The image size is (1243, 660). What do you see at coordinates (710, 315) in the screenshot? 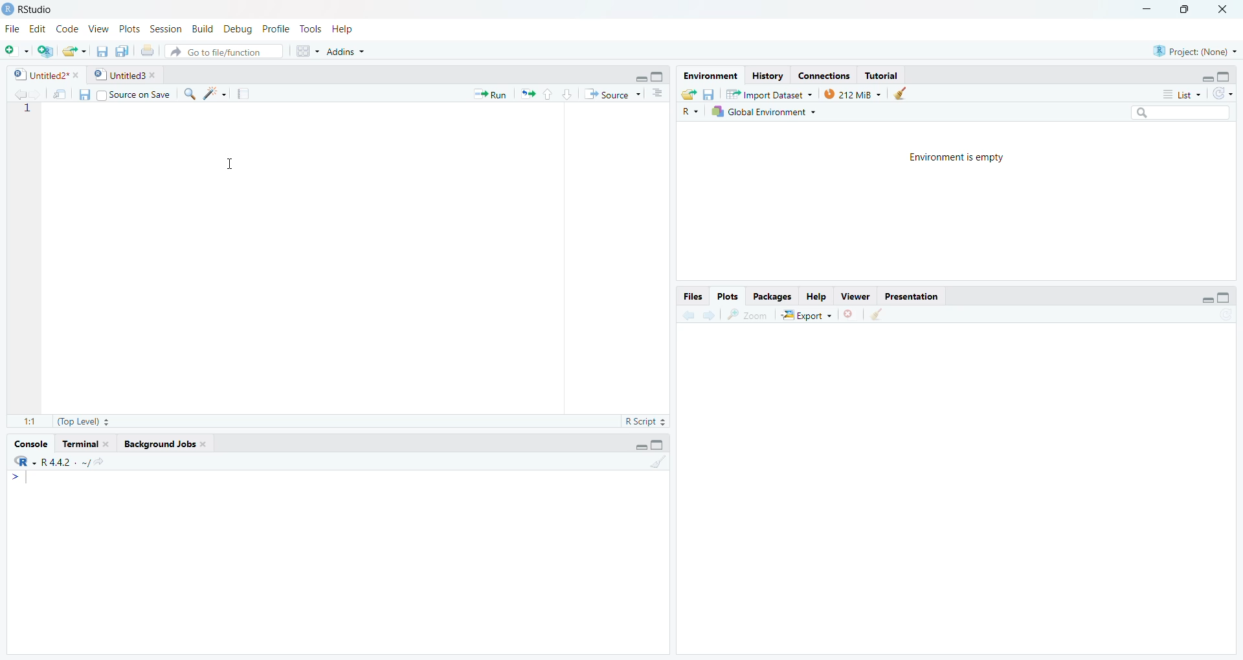
I see `next` at bounding box center [710, 315].